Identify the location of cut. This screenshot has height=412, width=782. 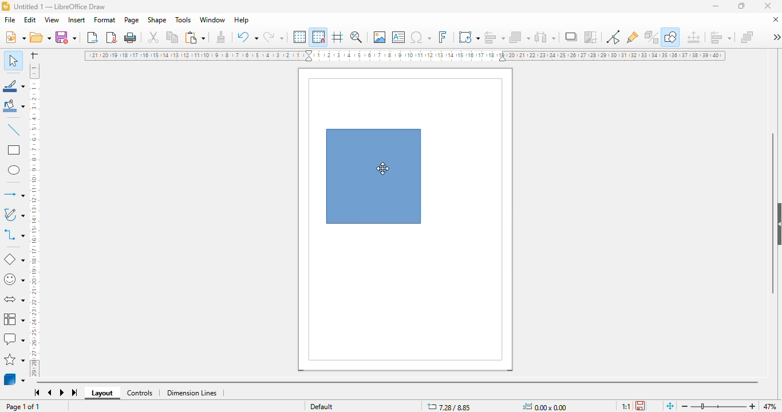
(154, 37).